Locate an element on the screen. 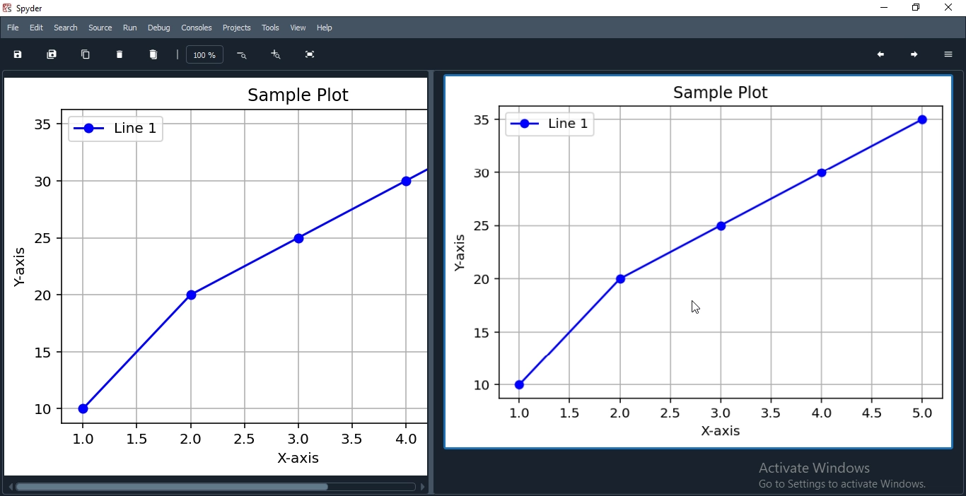 The width and height of the screenshot is (966, 496). zoom is located at coordinates (206, 54).